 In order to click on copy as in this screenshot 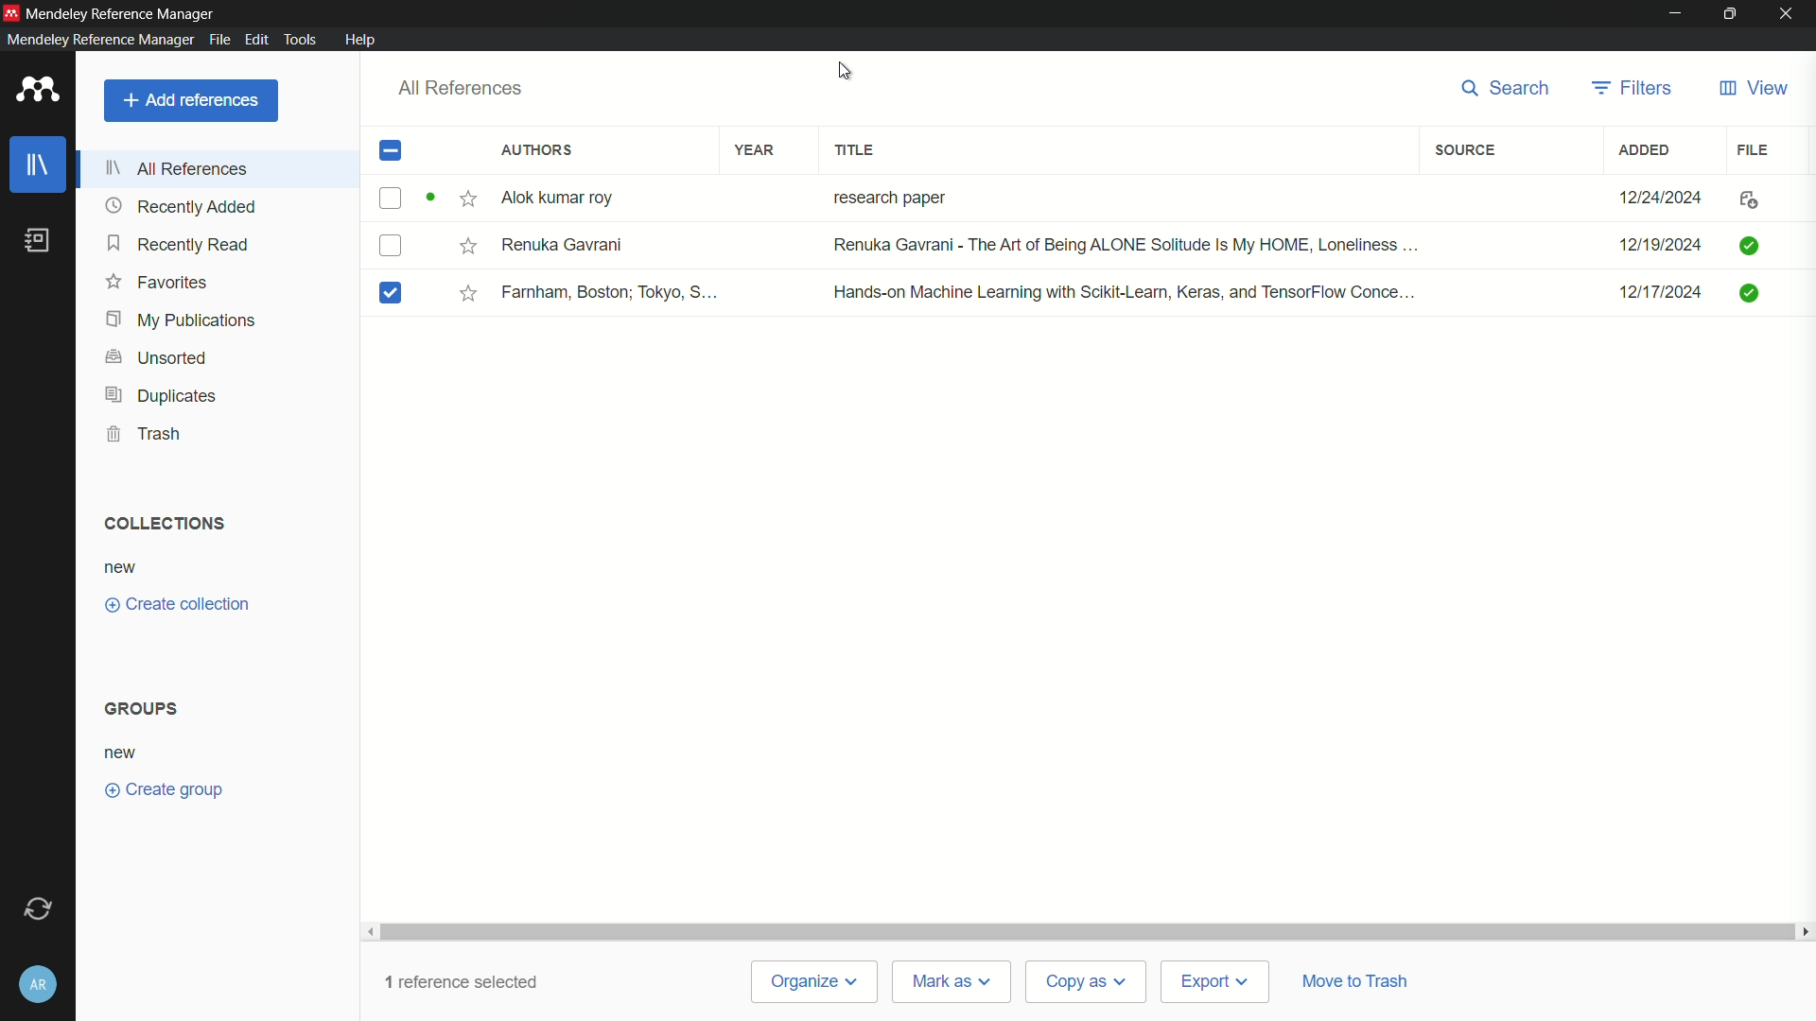, I will do `click(1086, 983)`.